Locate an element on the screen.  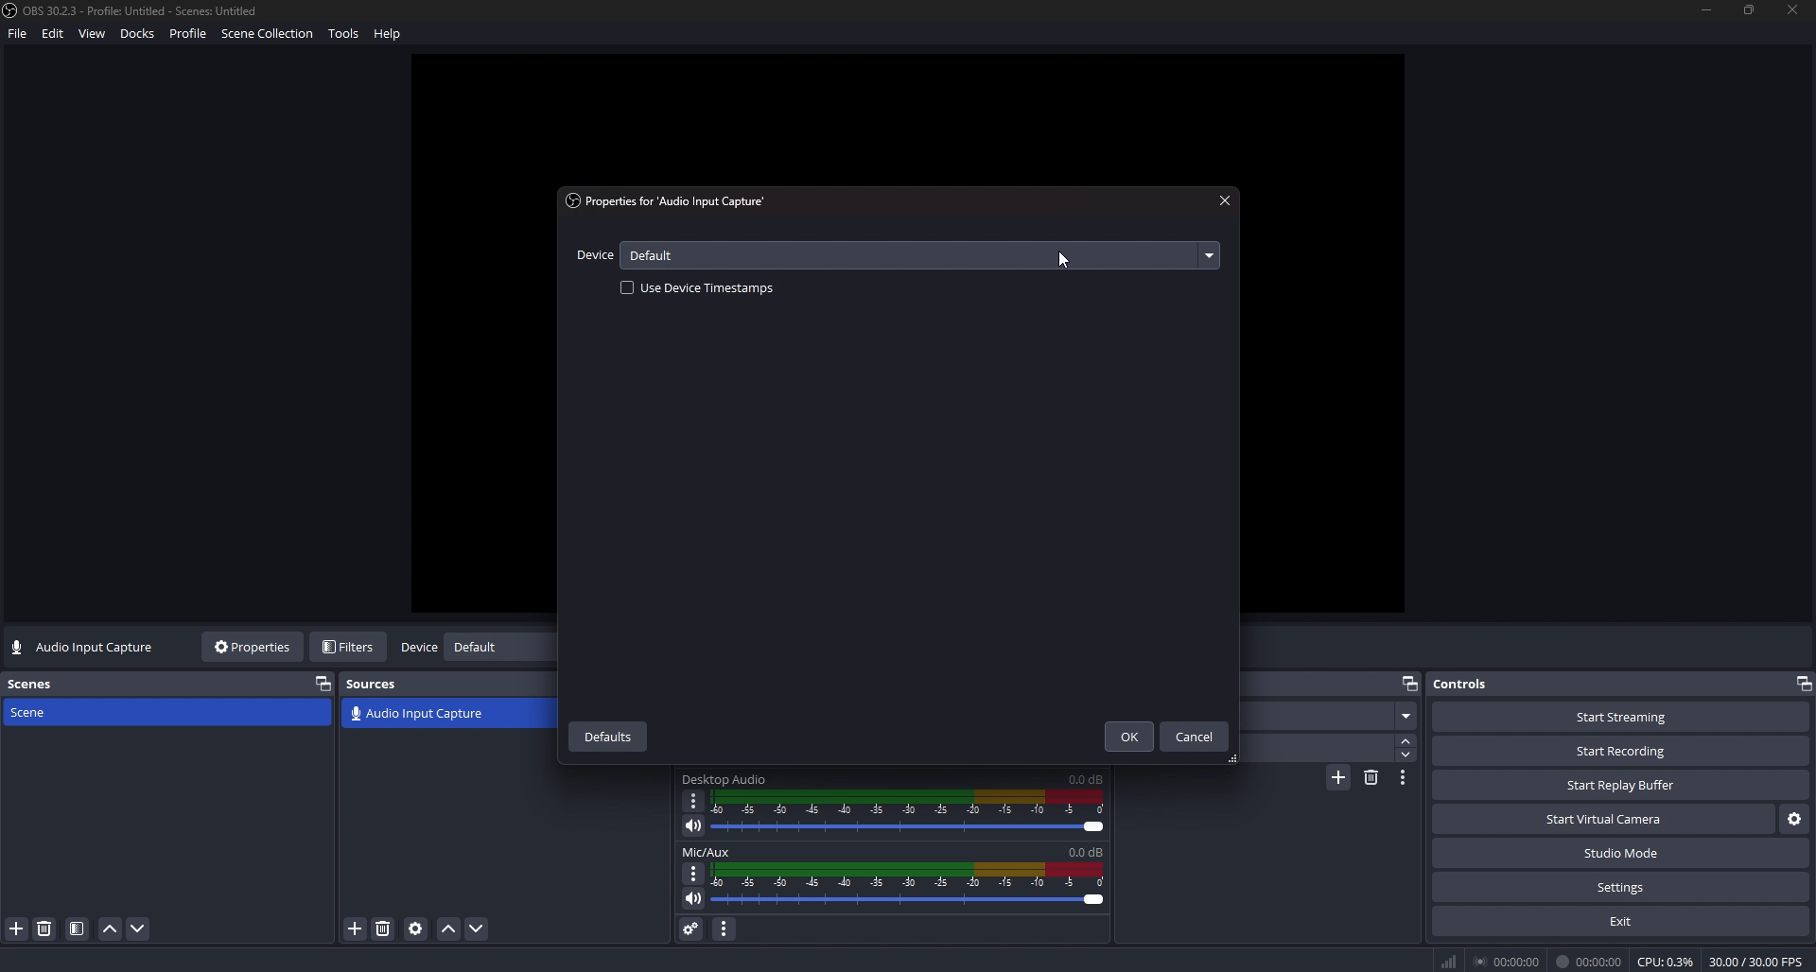
no source selected is located at coordinates (84, 648).